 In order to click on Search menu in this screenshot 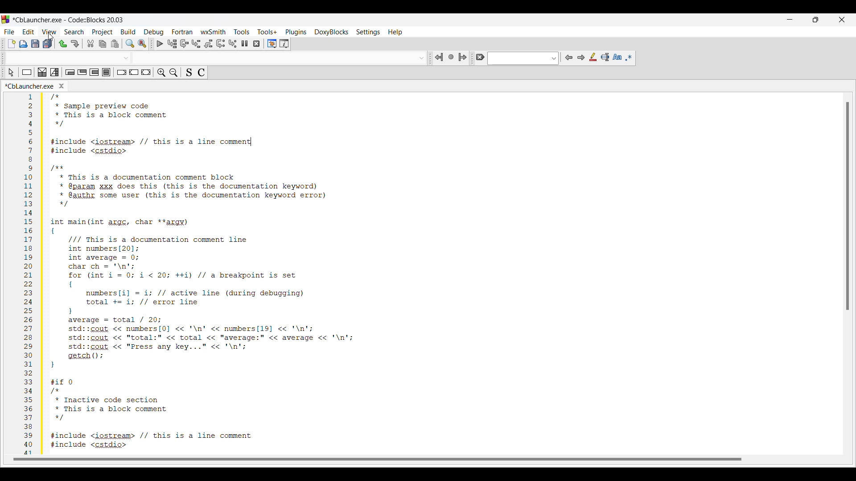, I will do `click(74, 32)`.